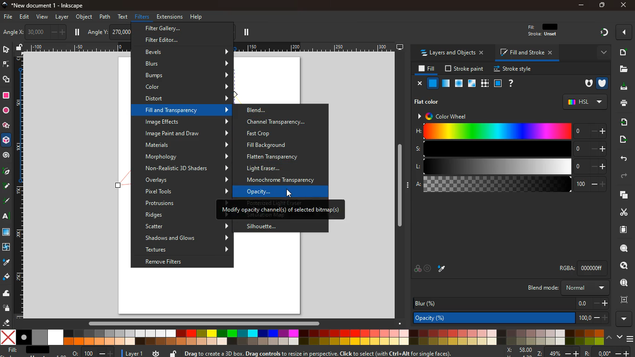 The height and width of the screenshot is (357, 635). I want to click on minimize, so click(581, 5).